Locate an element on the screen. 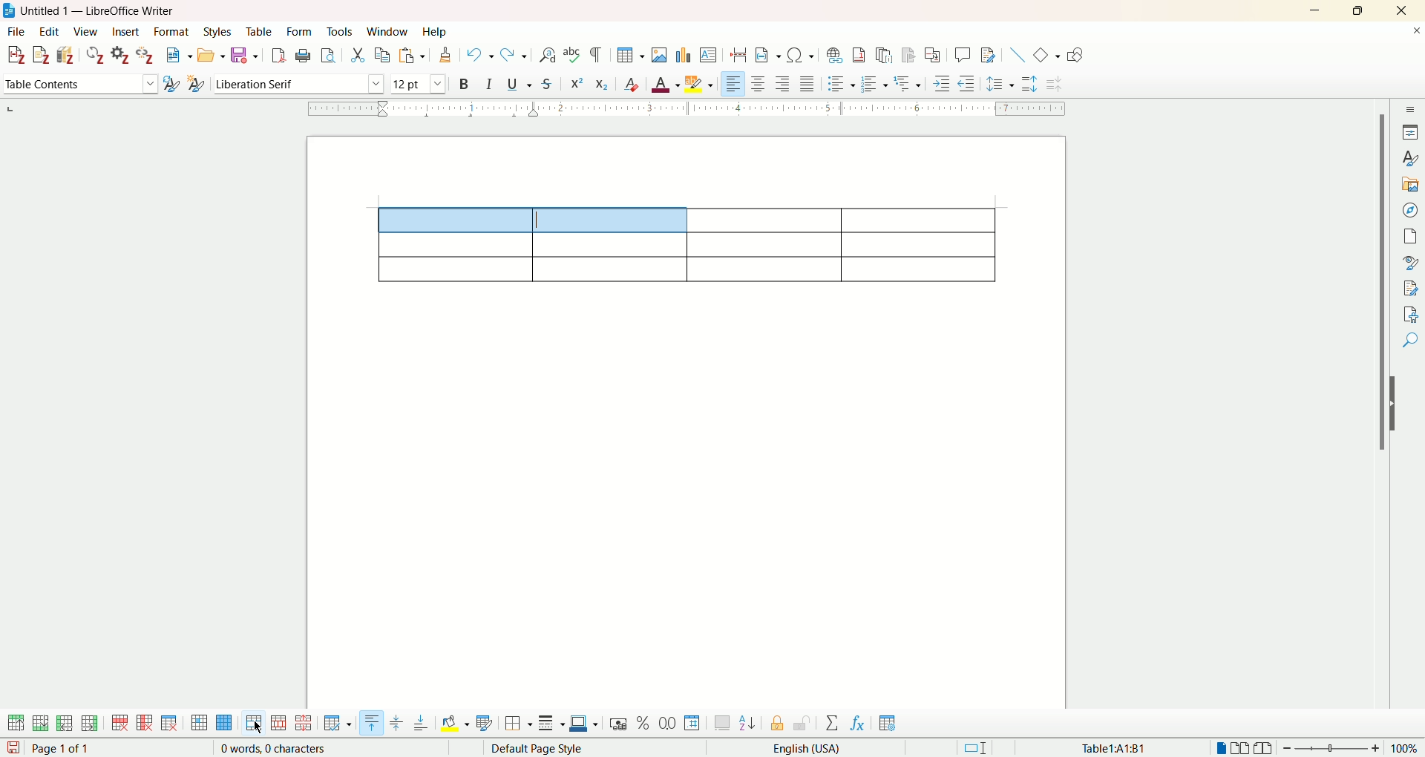 This screenshot has height=757, width=1425. insert formula is located at coordinates (859, 724).